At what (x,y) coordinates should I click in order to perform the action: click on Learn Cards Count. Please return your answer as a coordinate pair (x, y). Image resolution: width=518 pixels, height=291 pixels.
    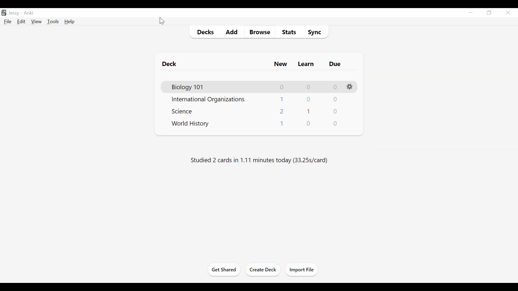
    Looking at the image, I should click on (309, 99).